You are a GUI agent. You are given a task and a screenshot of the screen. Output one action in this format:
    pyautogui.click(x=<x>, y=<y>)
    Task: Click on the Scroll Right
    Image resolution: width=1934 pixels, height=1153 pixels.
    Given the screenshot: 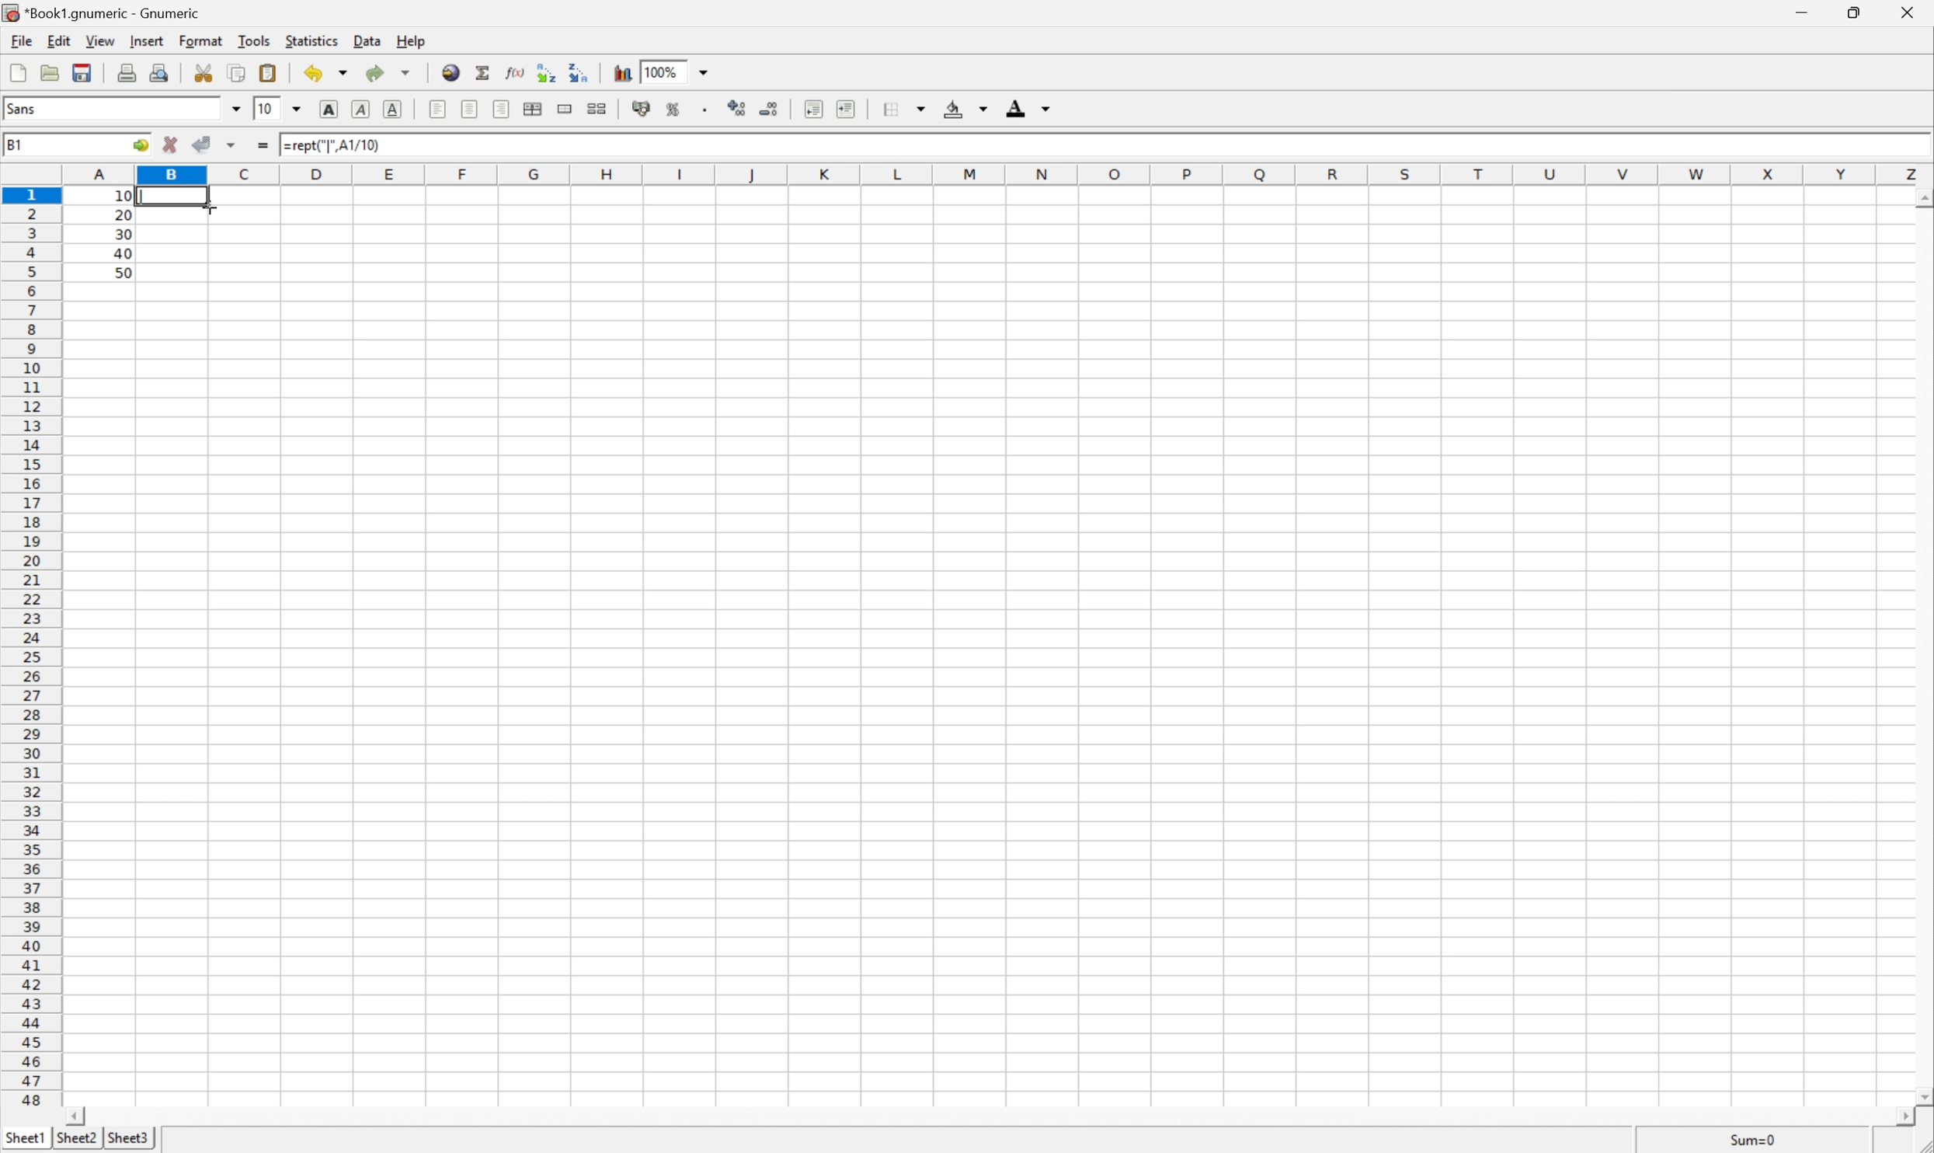 What is the action you would take?
    pyautogui.click(x=1903, y=1116)
    